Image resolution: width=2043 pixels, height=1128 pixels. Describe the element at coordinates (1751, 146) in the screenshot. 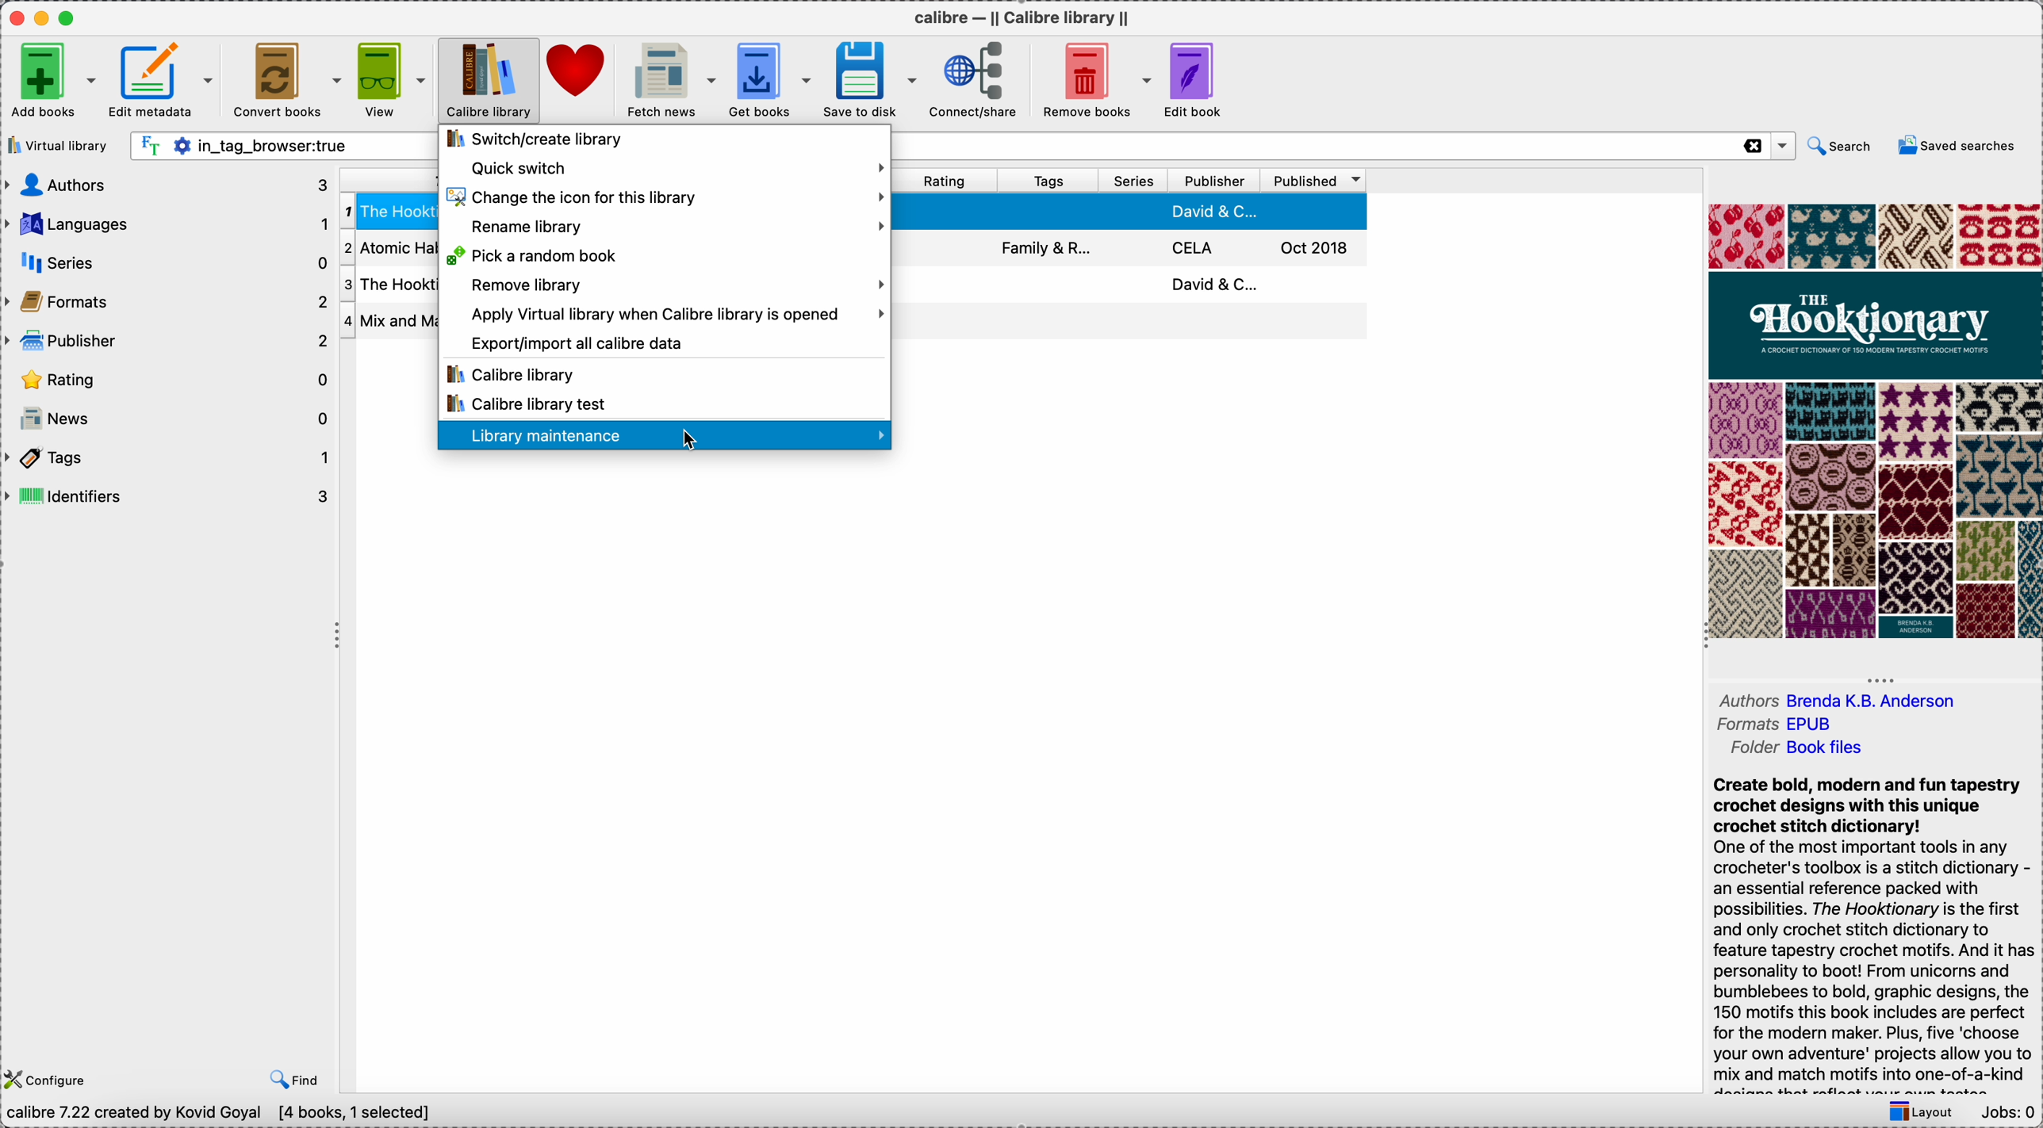

I see `close` at that location.